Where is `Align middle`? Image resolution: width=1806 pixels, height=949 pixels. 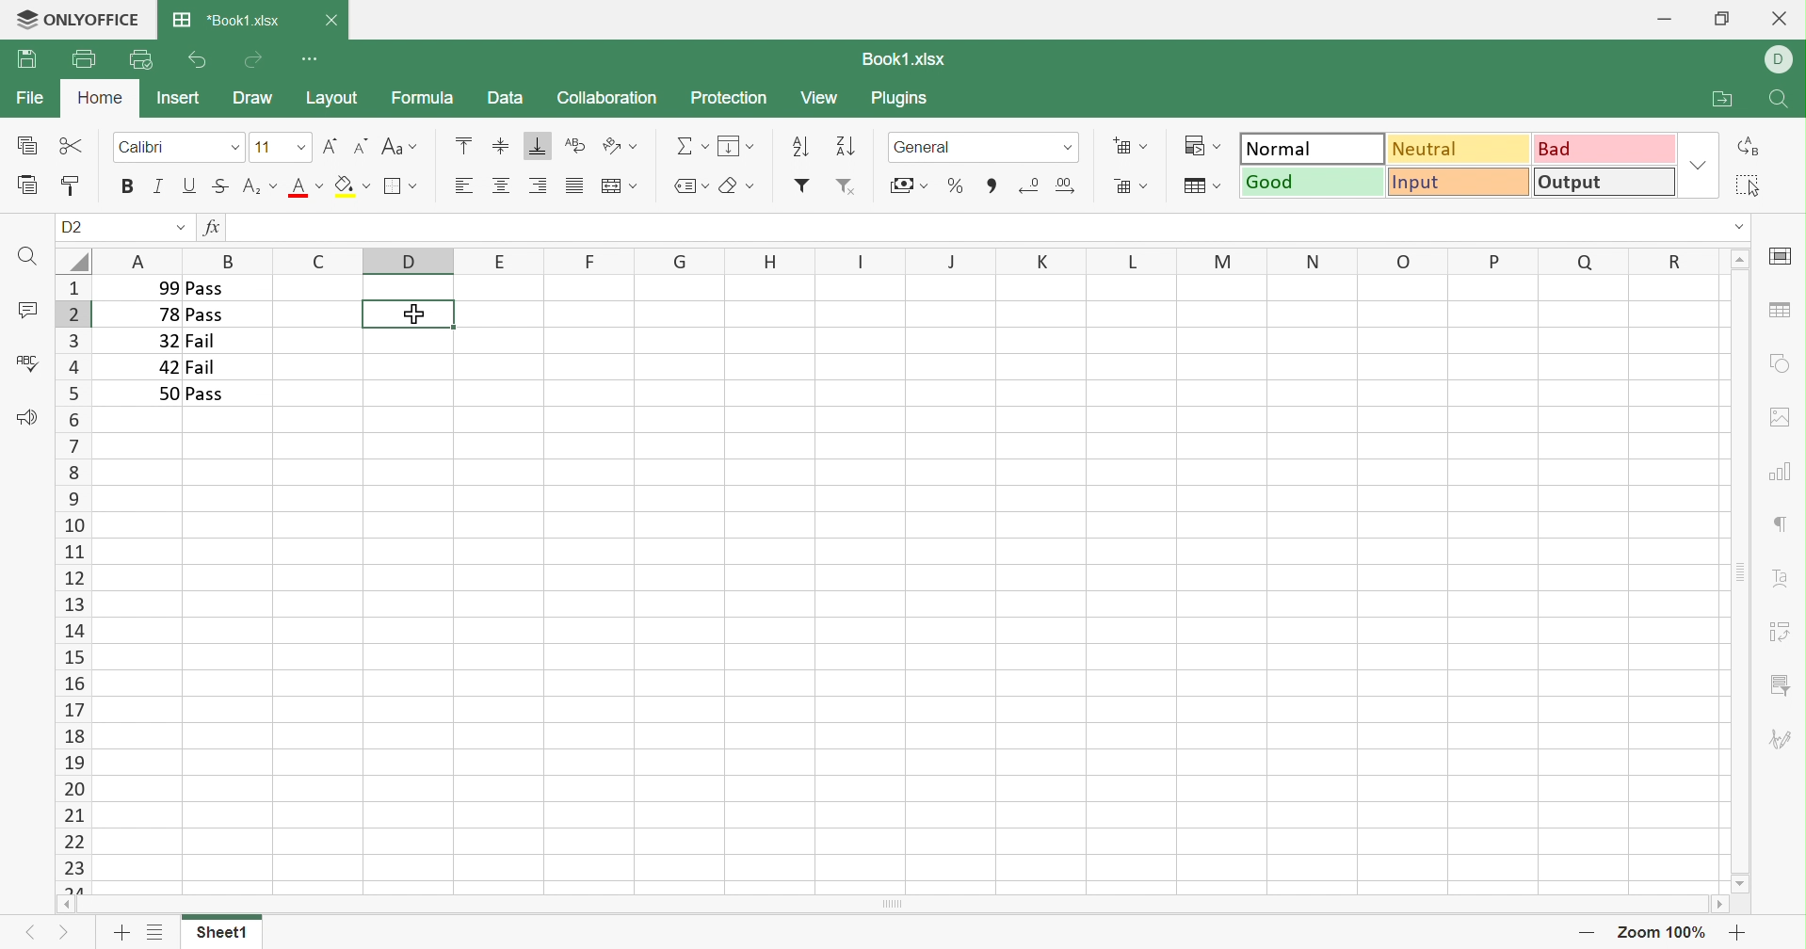
Align middle is located at coordinates (498, 145).